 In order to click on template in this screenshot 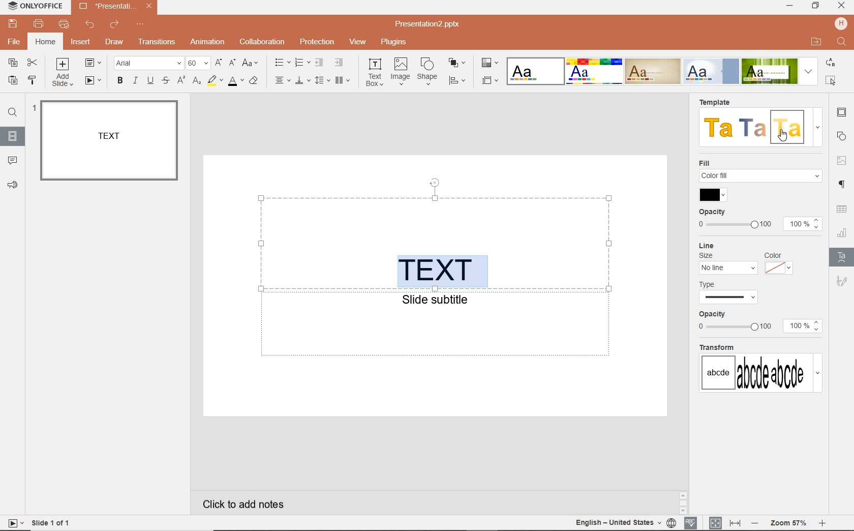, I will do `click(786, 128)`.